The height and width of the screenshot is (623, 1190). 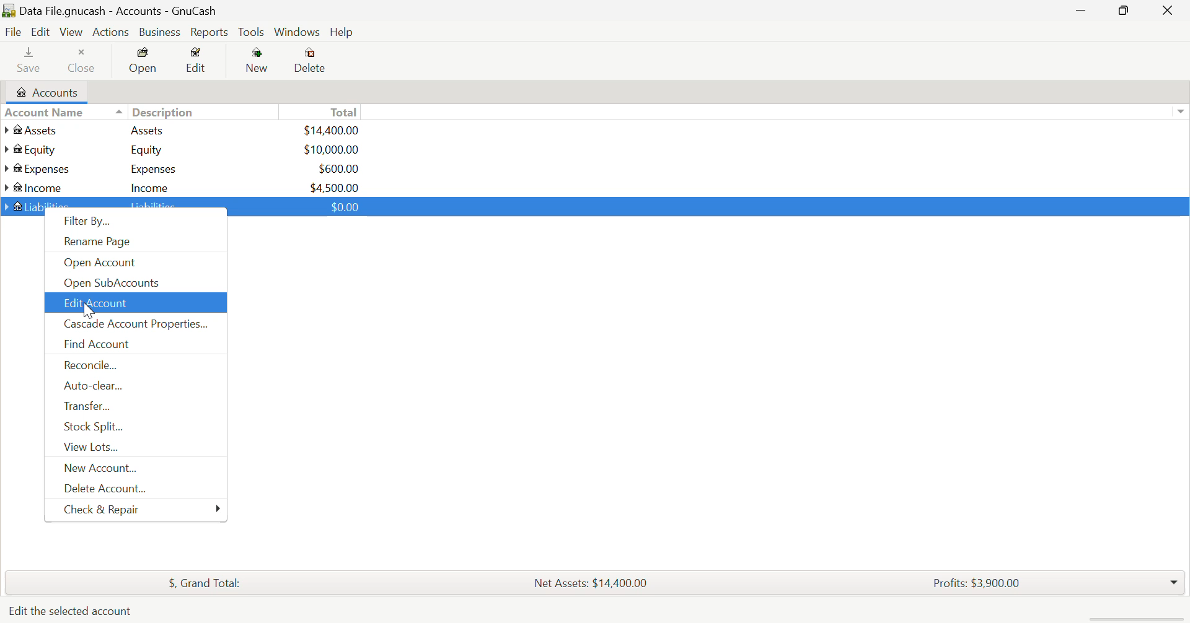 I want to click on Close, so click(x=82, y=62).